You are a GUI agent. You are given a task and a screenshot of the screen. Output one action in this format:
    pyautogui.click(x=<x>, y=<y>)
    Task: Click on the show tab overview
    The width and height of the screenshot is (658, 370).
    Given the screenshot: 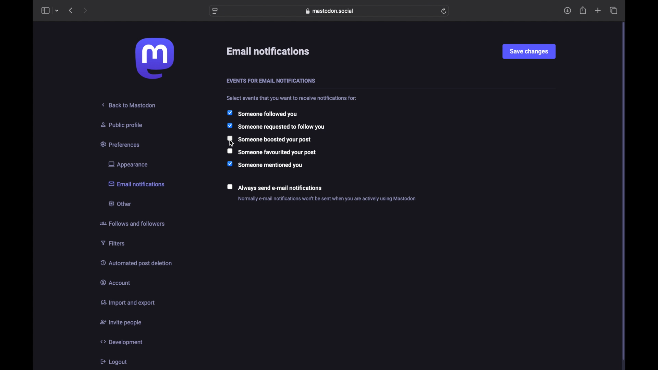 What is the action you would take?
    pyautogui.click(x=613, y=10)
    